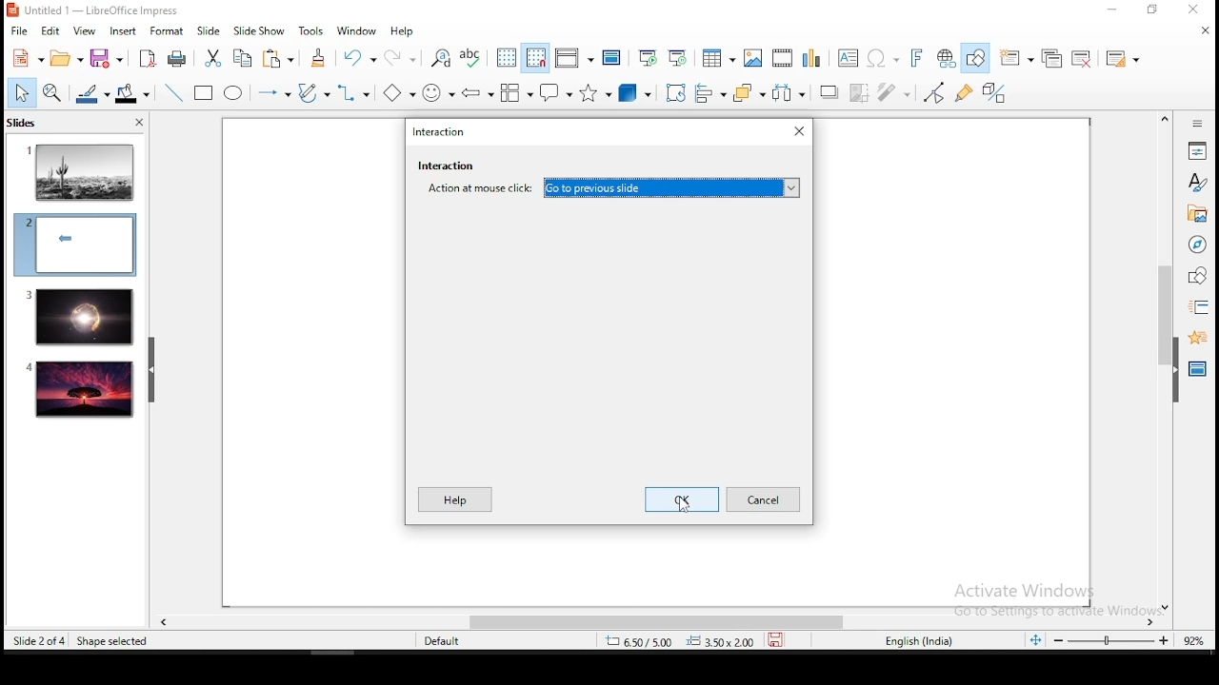 The height and width of the screenshot is (685, 1219). What do you see at coordinates (609, 188) in the screenshot?
I see `action at mouse click` at bounding box center [609, 188].